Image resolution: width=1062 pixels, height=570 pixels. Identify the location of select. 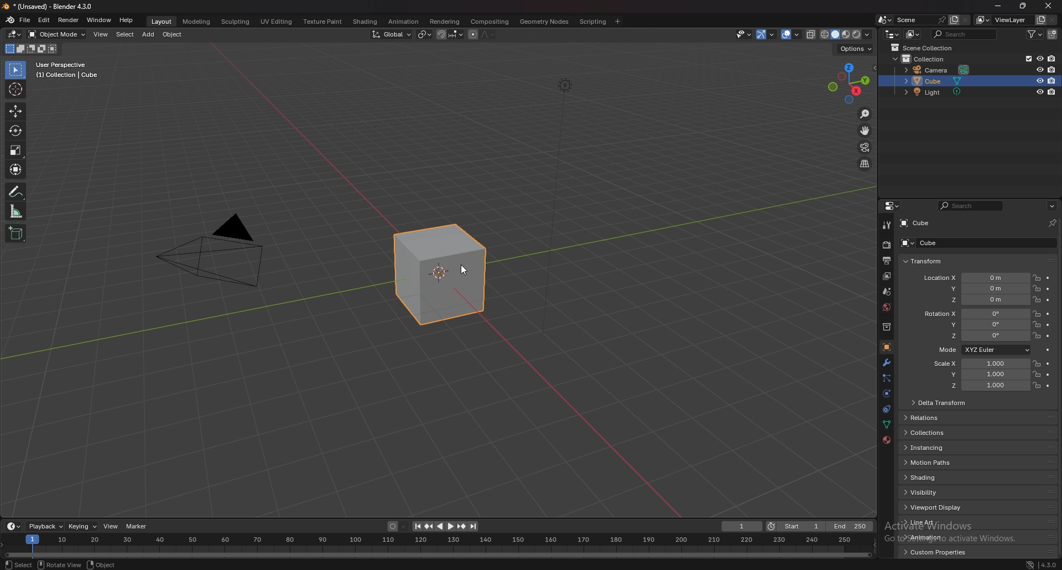
(125, 34).